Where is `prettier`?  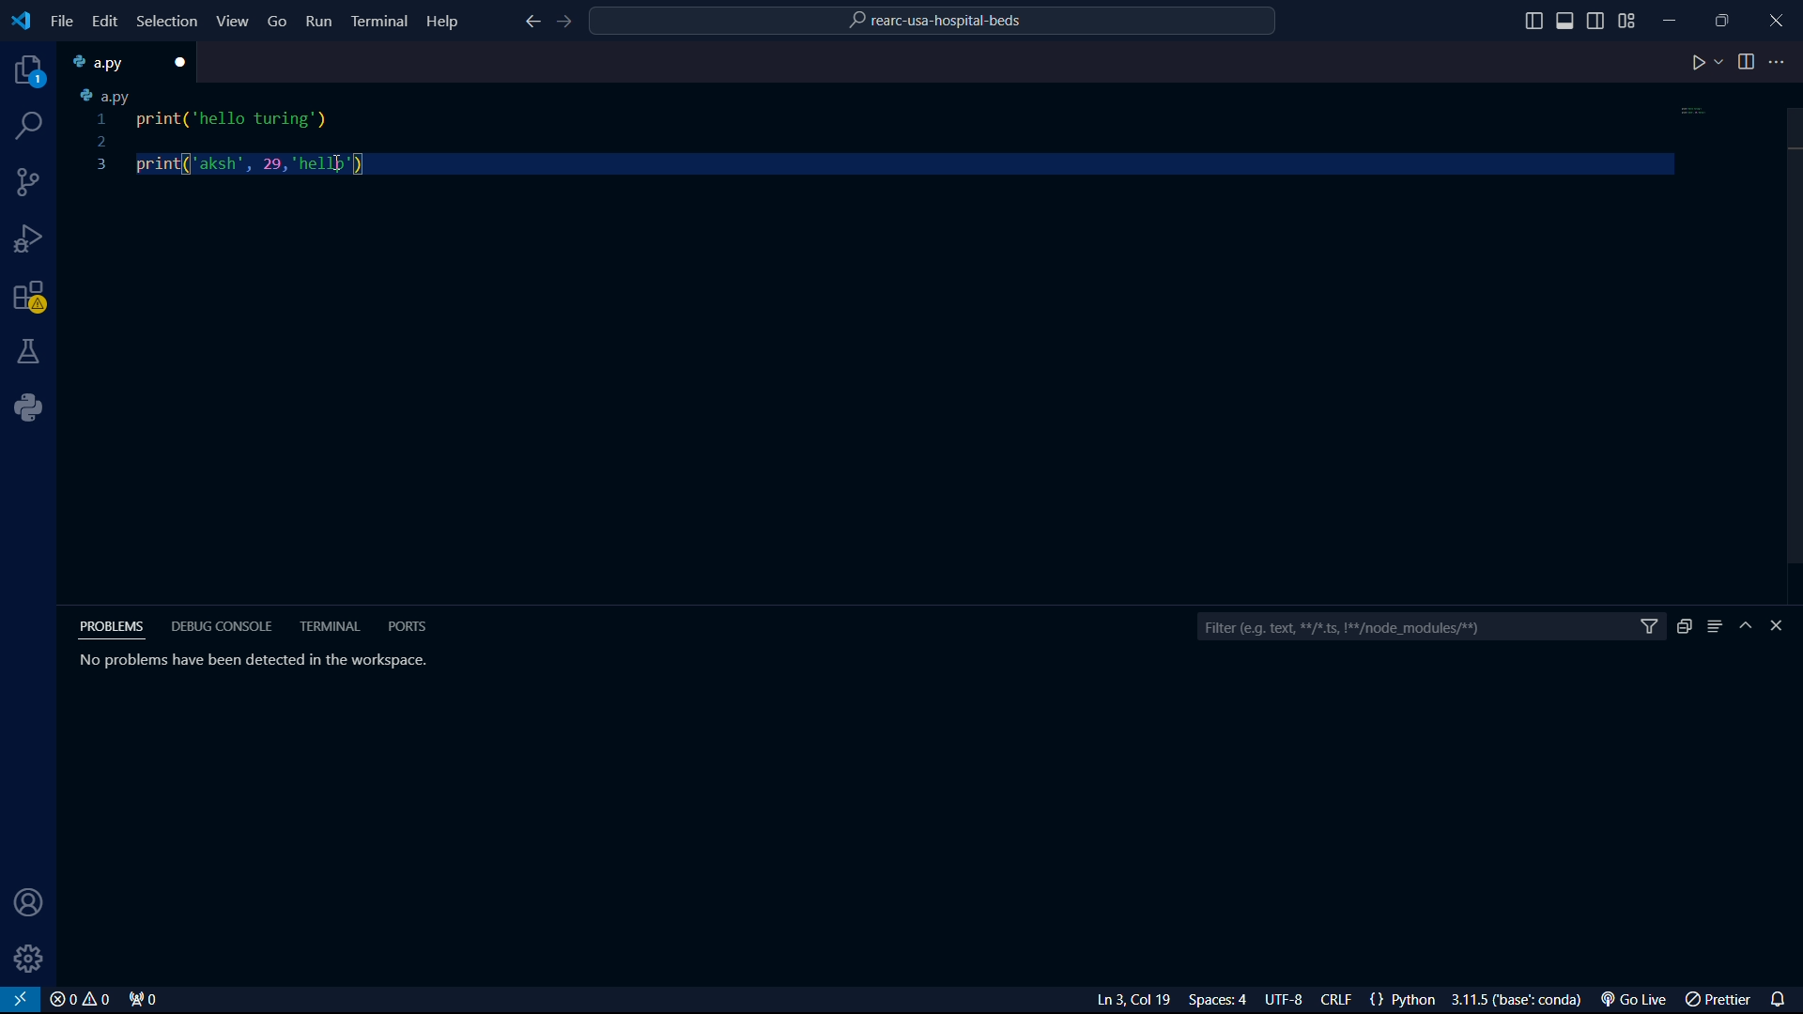
prettier is located at coordinates (1720, 1001).